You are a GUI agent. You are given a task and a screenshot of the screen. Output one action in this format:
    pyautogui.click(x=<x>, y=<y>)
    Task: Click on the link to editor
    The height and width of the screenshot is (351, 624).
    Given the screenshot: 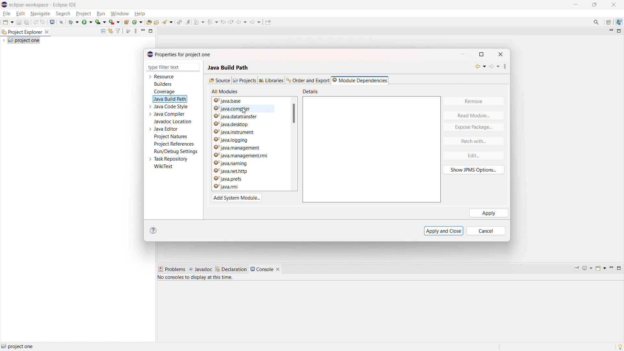 What is the action you would take?
    pyautogui.click(x=110, y=31)
    